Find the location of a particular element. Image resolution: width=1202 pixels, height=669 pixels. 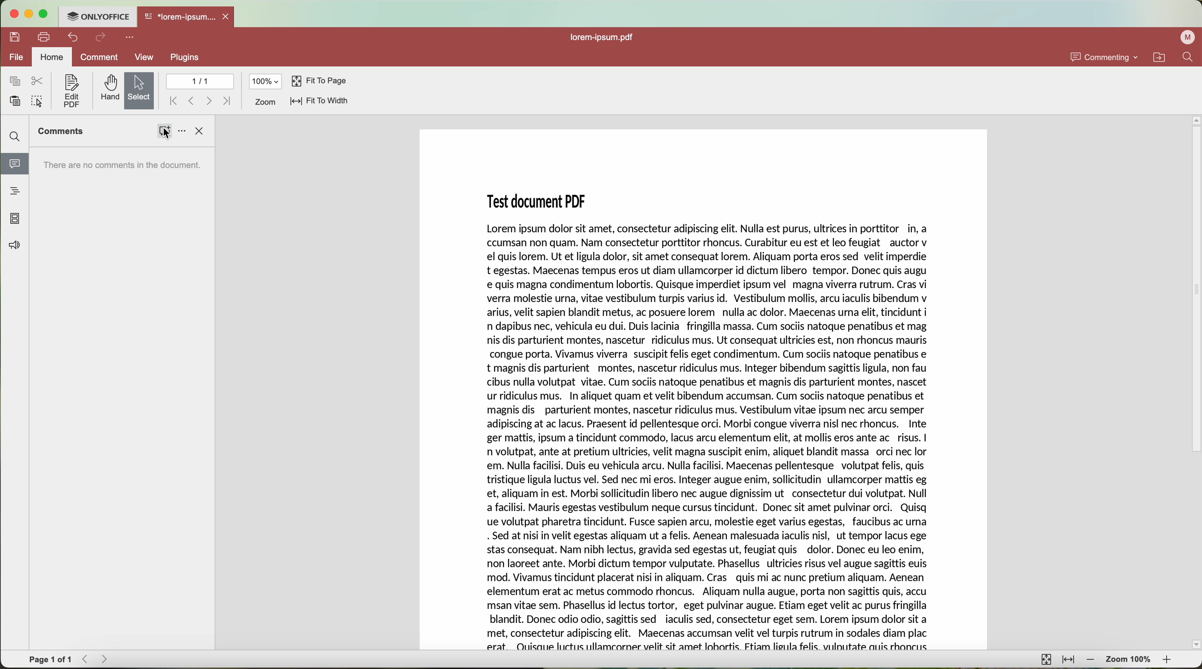

paste is located at coordinates (16, 100).